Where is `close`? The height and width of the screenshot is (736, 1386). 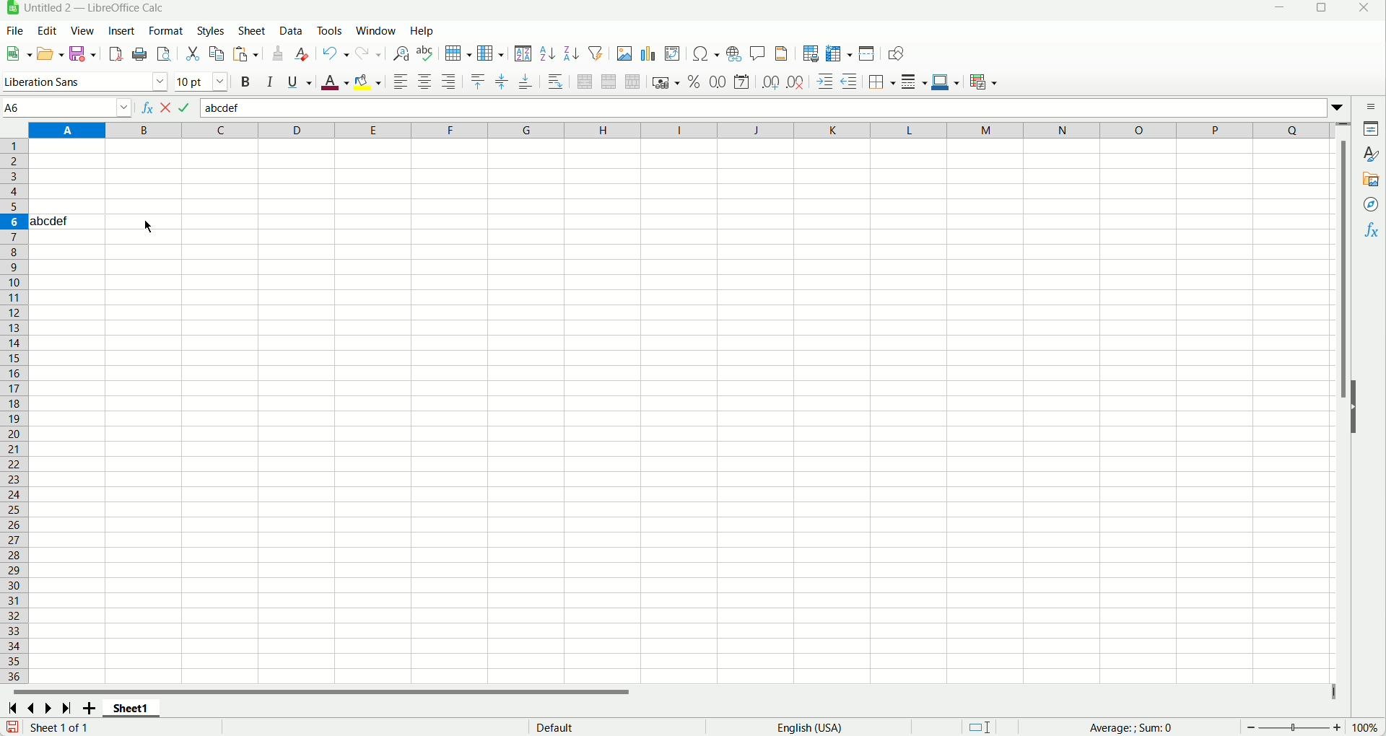
close is located at coordinates (1369, 9).